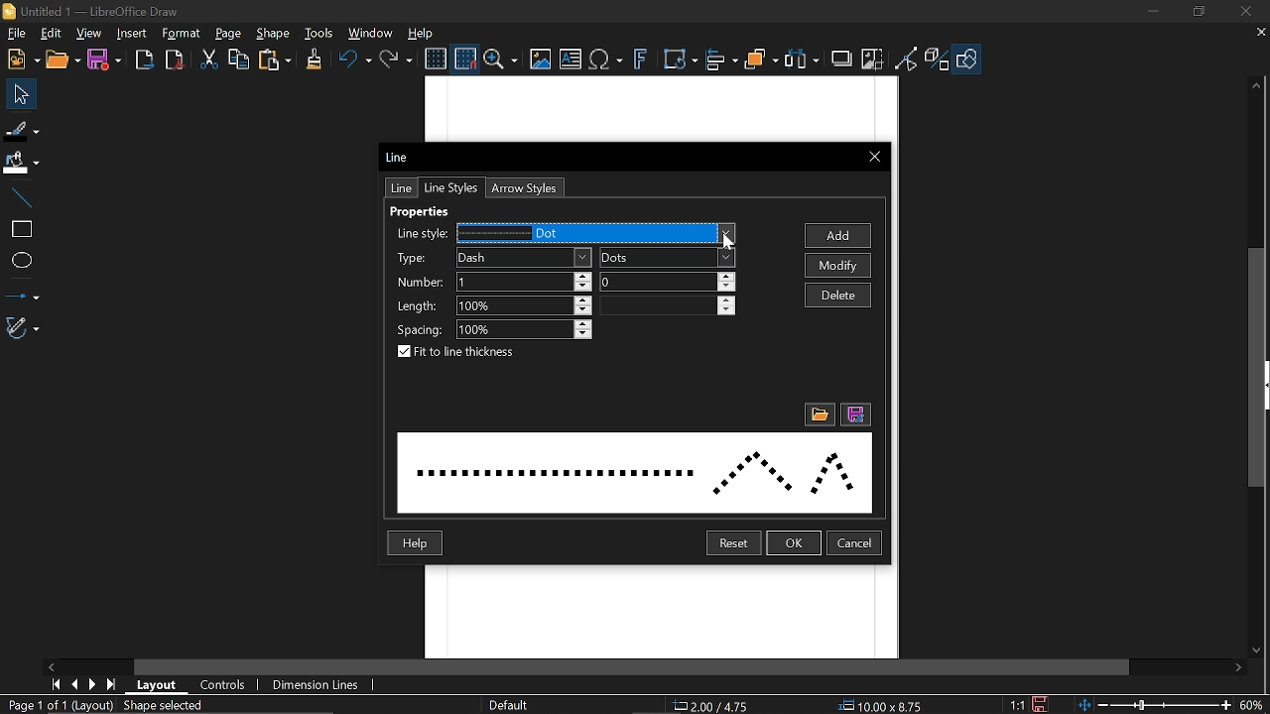 The width and height of the screenshot is (1270, 714). Describe the element at coordinates (316, 58) in the screenshot. I see `CLone` at that location.